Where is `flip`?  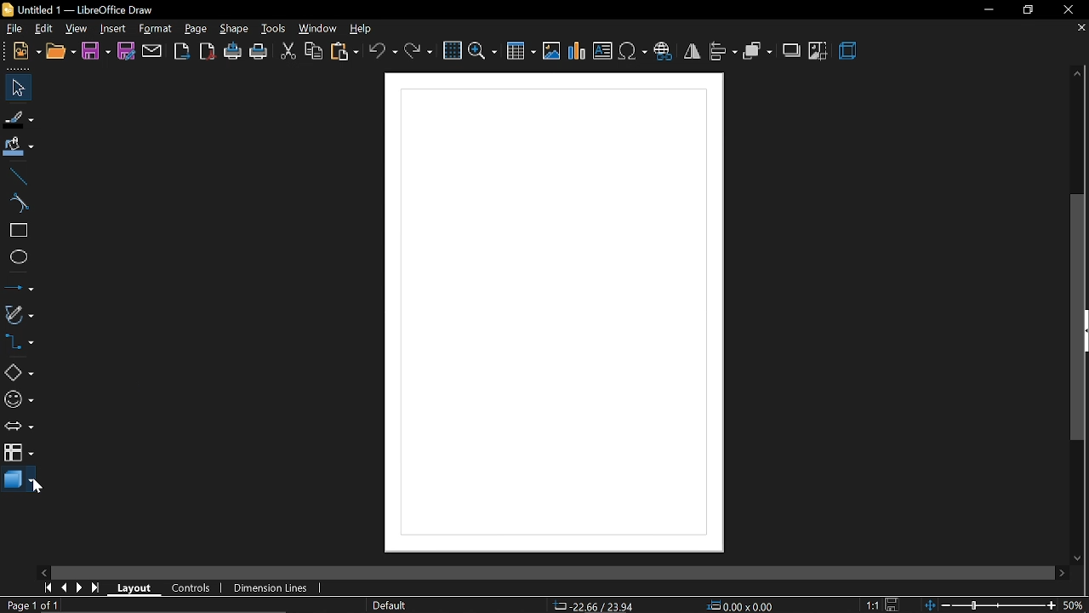
flip is located at coordinates (693, 51).